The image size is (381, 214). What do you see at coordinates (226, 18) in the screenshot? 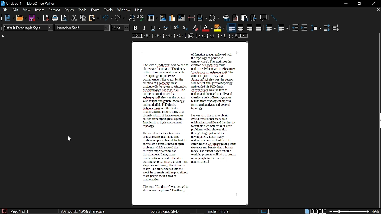
I see `Insert link` at bounding box center [226, 18].